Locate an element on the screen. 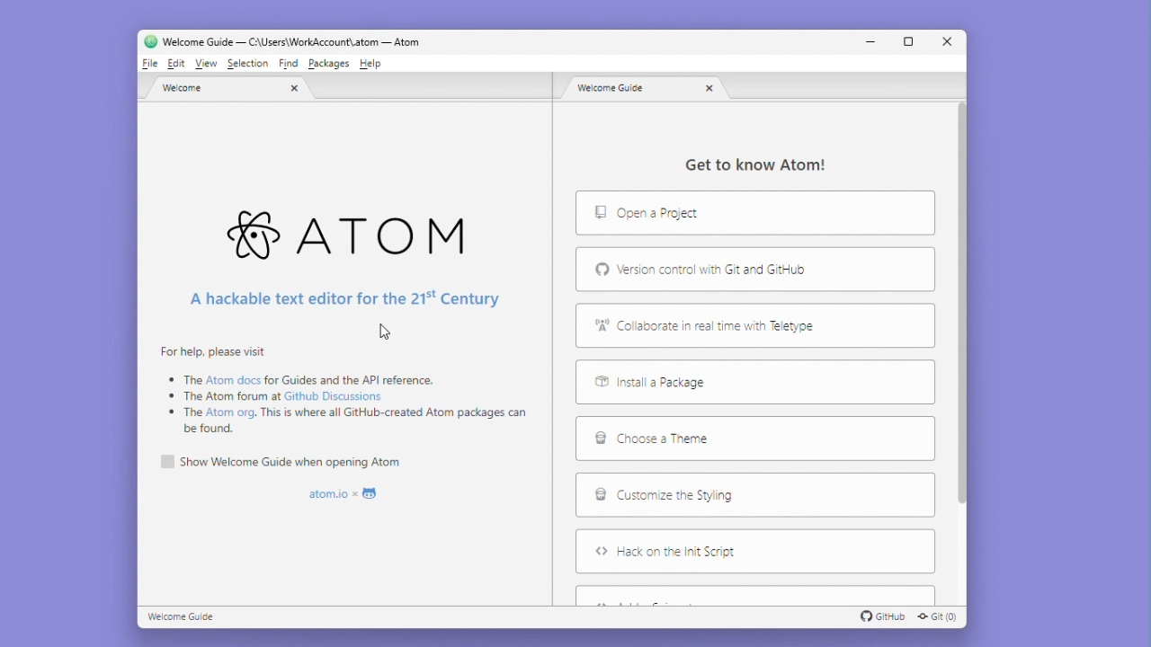  Vertical scroll bar is located at coordinates (966, 328).